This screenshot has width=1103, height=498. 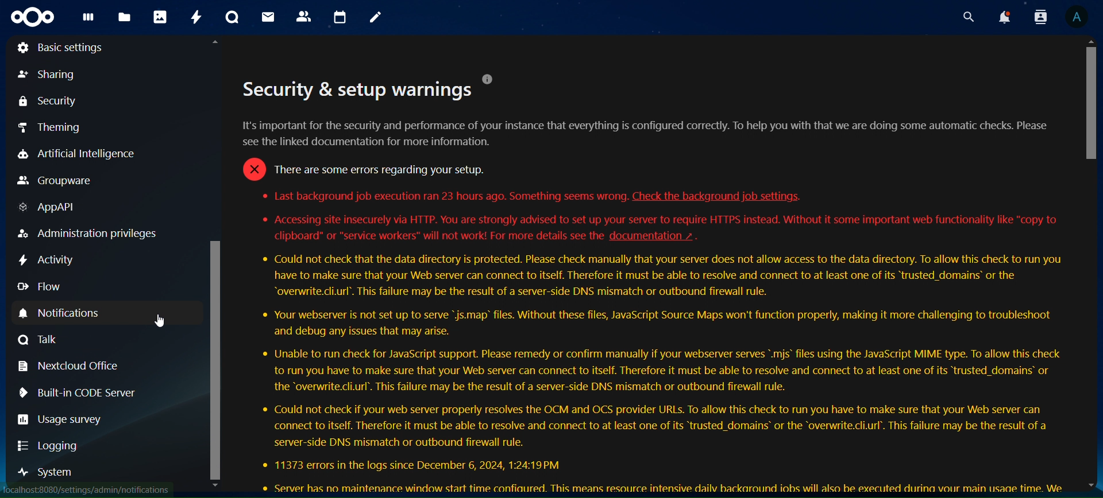 I want to click on notifications, so click(x=1002, y=17).